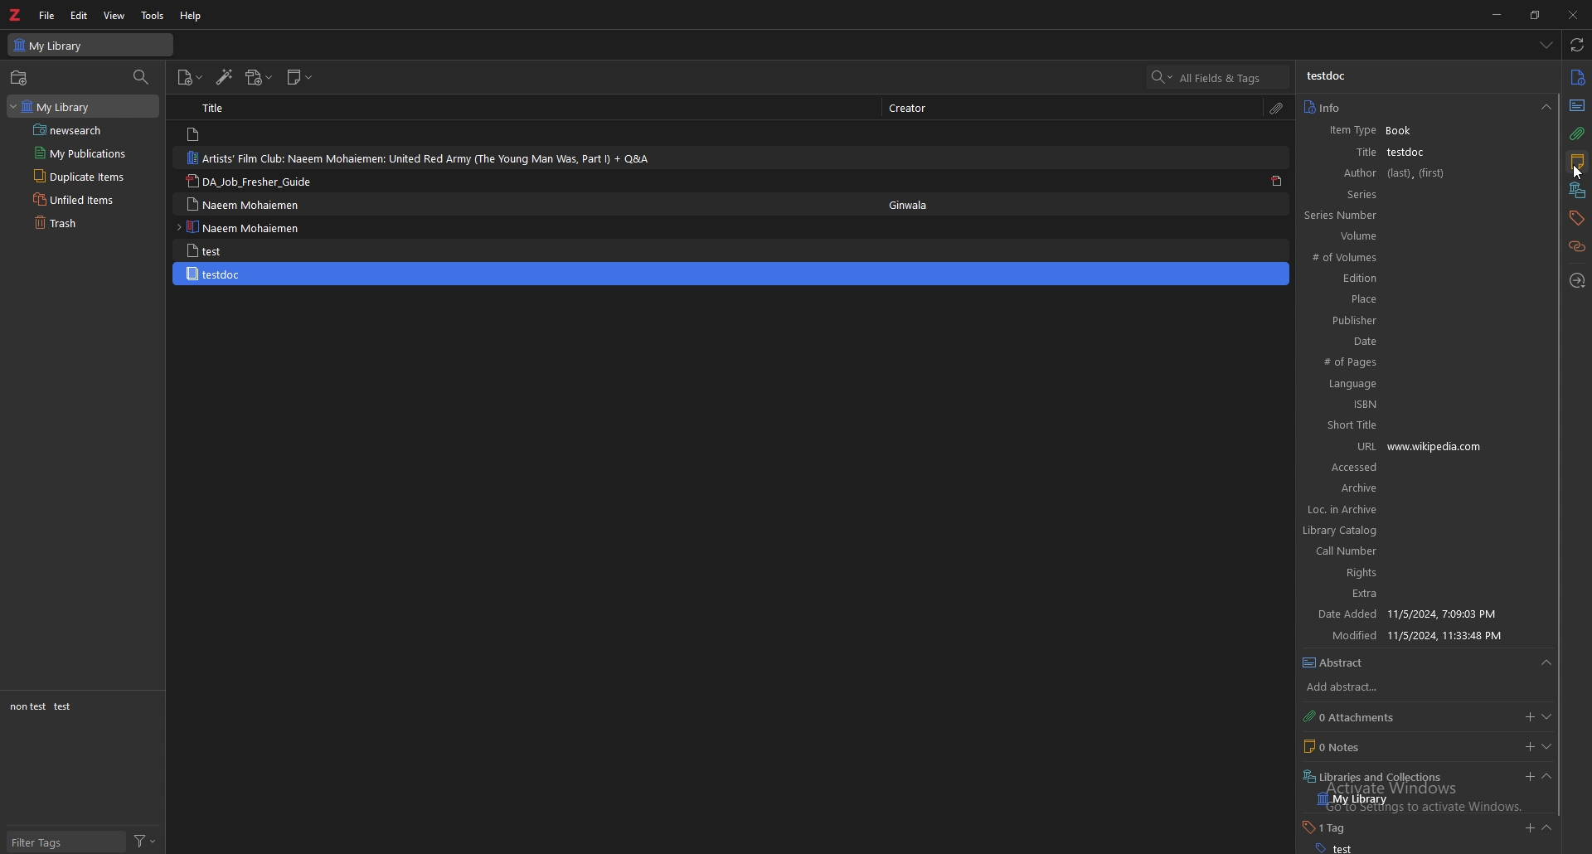  What do you see at coordinates (1576, 245) in the screenshot?
I see `related` at bounding box center [1576, 245].